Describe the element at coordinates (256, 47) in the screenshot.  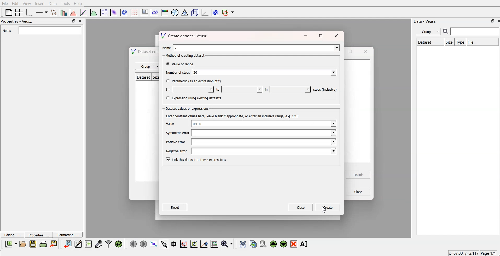
I see `ly` at that location.